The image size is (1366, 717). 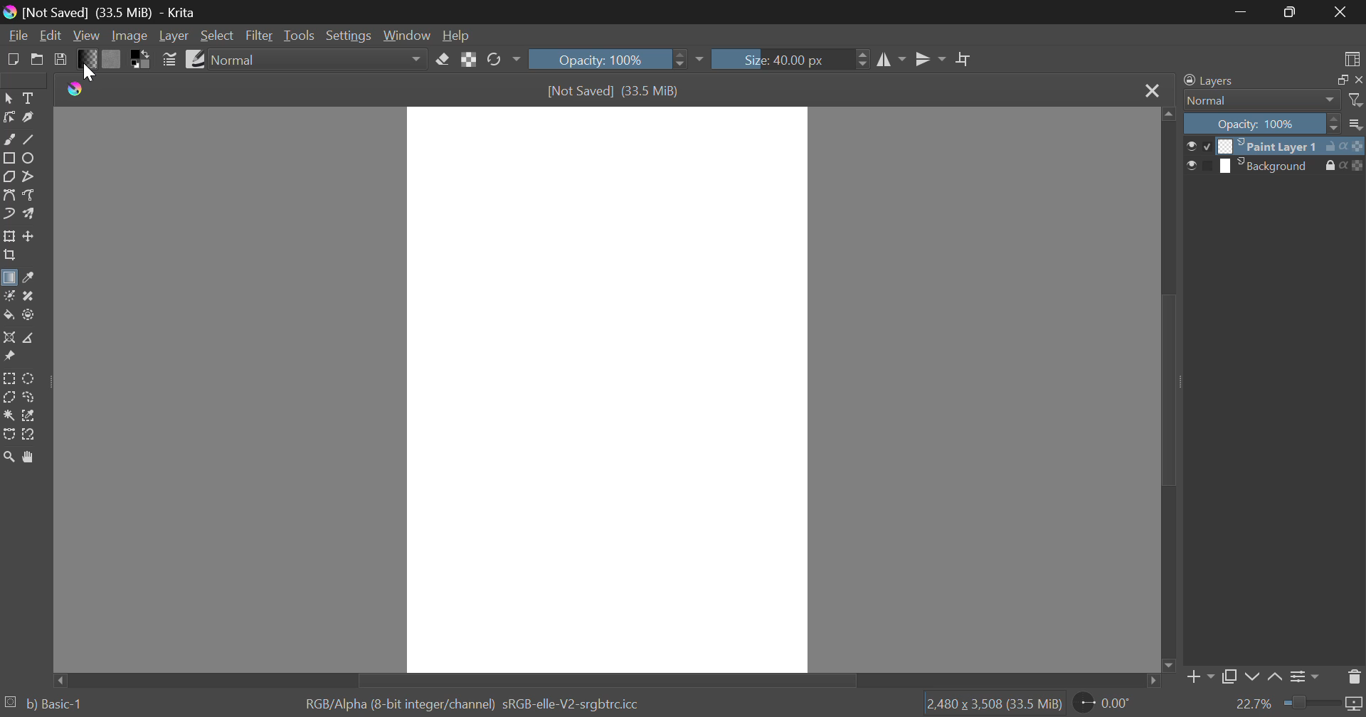 I want to click on Vertical Mirror Flip, so click(x=891, y=61).